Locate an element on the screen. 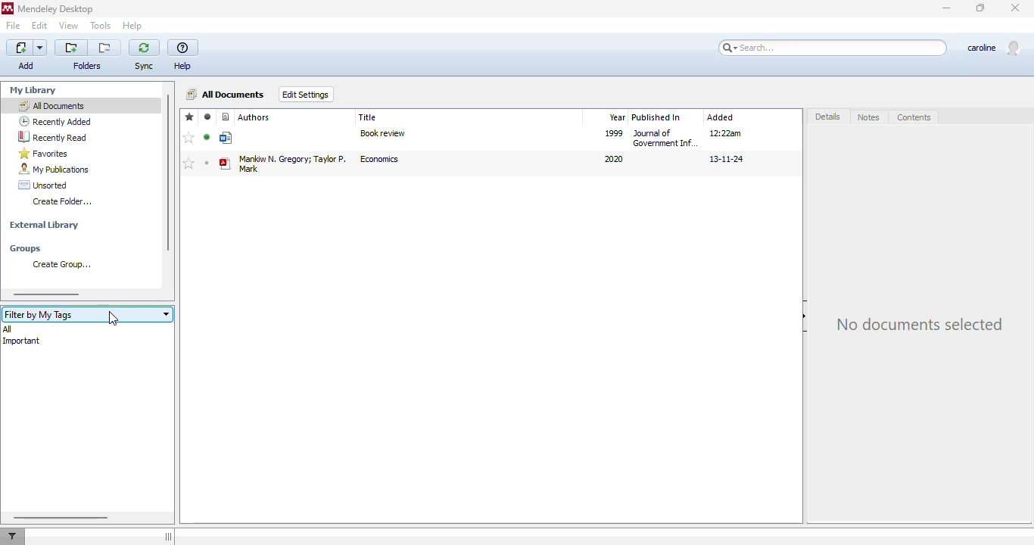  Mankiw N. Gregory Taylor P. Mark is located at coordinates (292, 163).